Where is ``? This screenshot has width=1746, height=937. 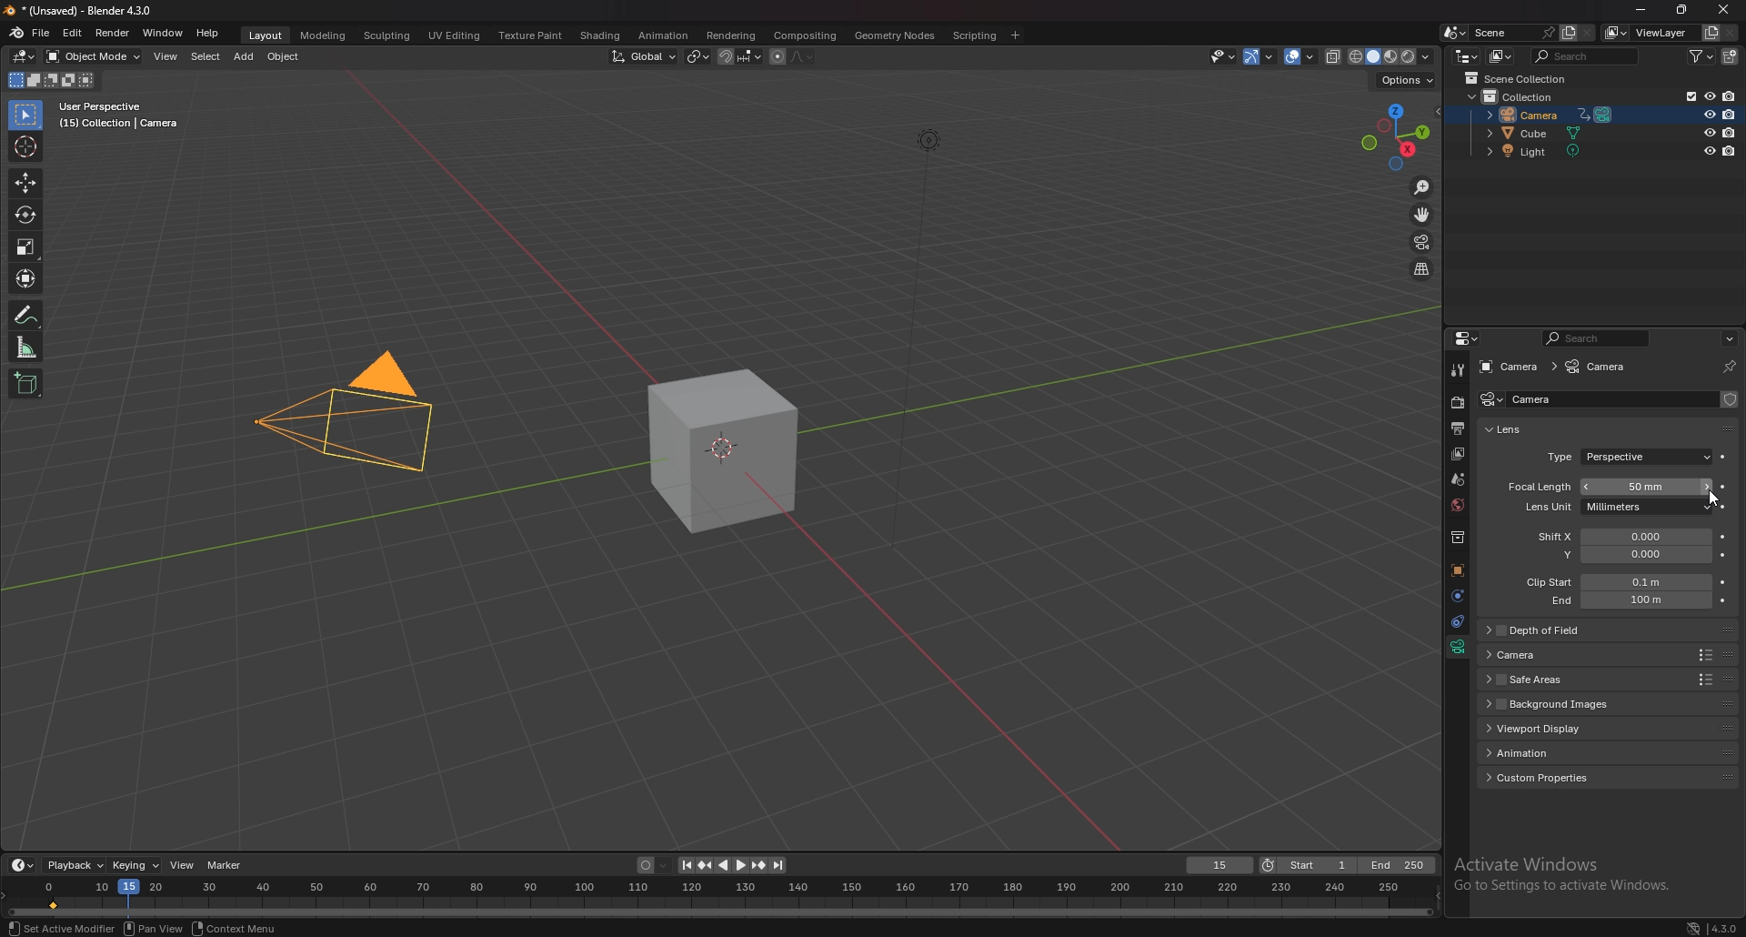
 is located at coordinates (1562, 876).